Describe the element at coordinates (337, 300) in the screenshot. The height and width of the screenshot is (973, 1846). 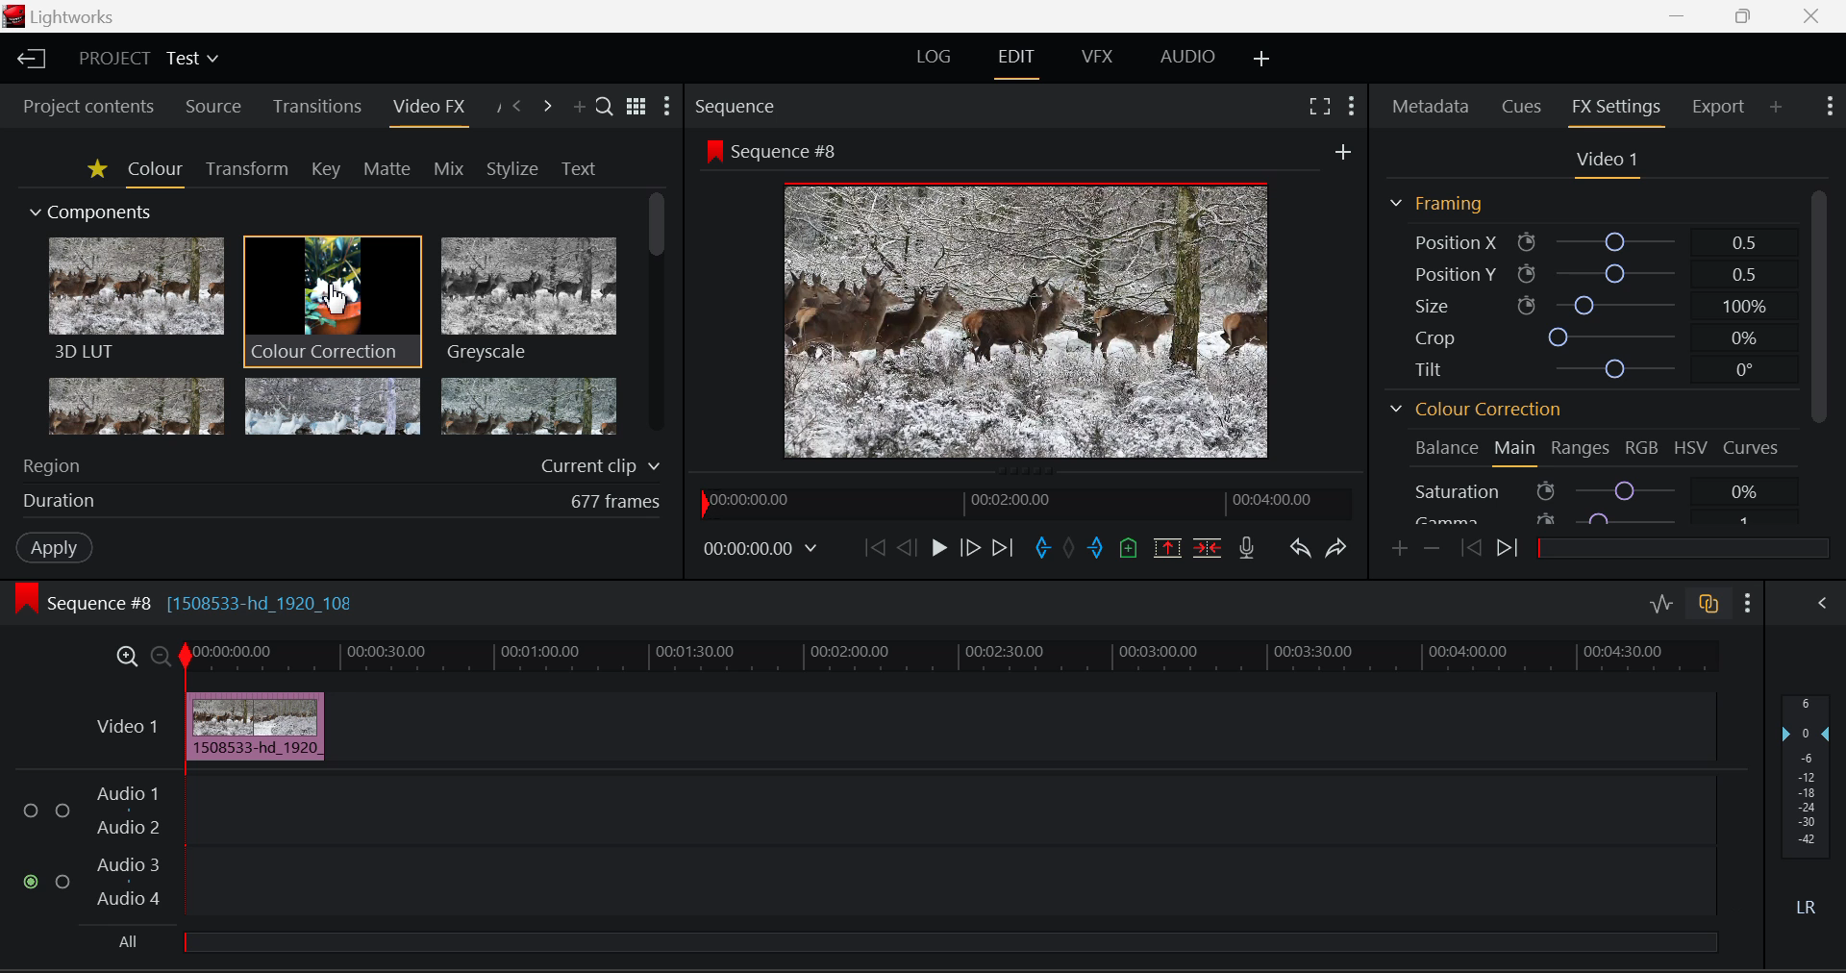
I see `Cursor` at that location.